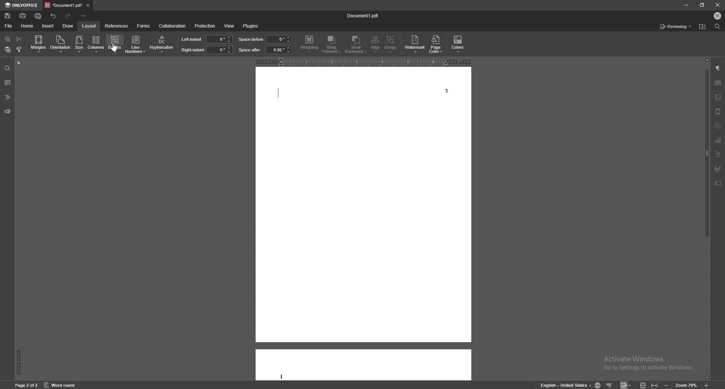 The height and width of the screenshot is (389, 725). Describe the element at coordinates (38, 16) in the screenshot. I see `quick print` at that location.